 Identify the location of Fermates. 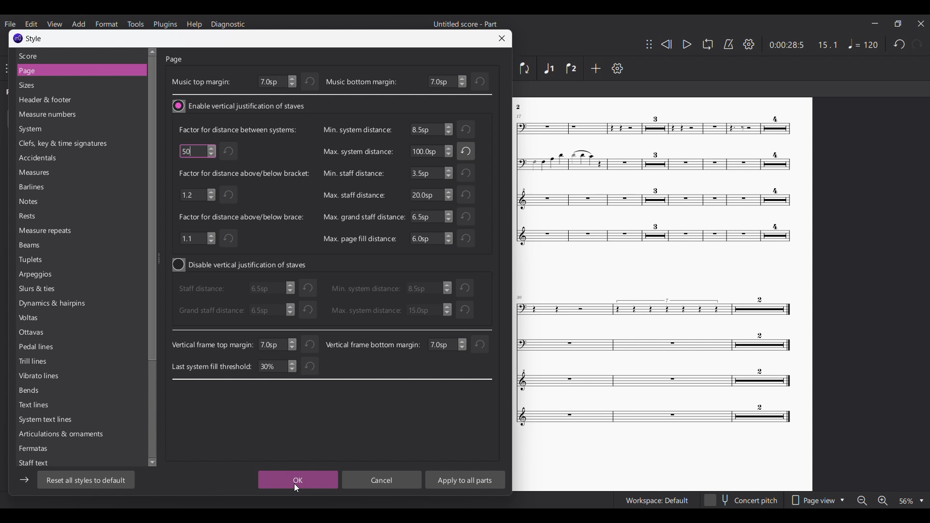
(51, 451).